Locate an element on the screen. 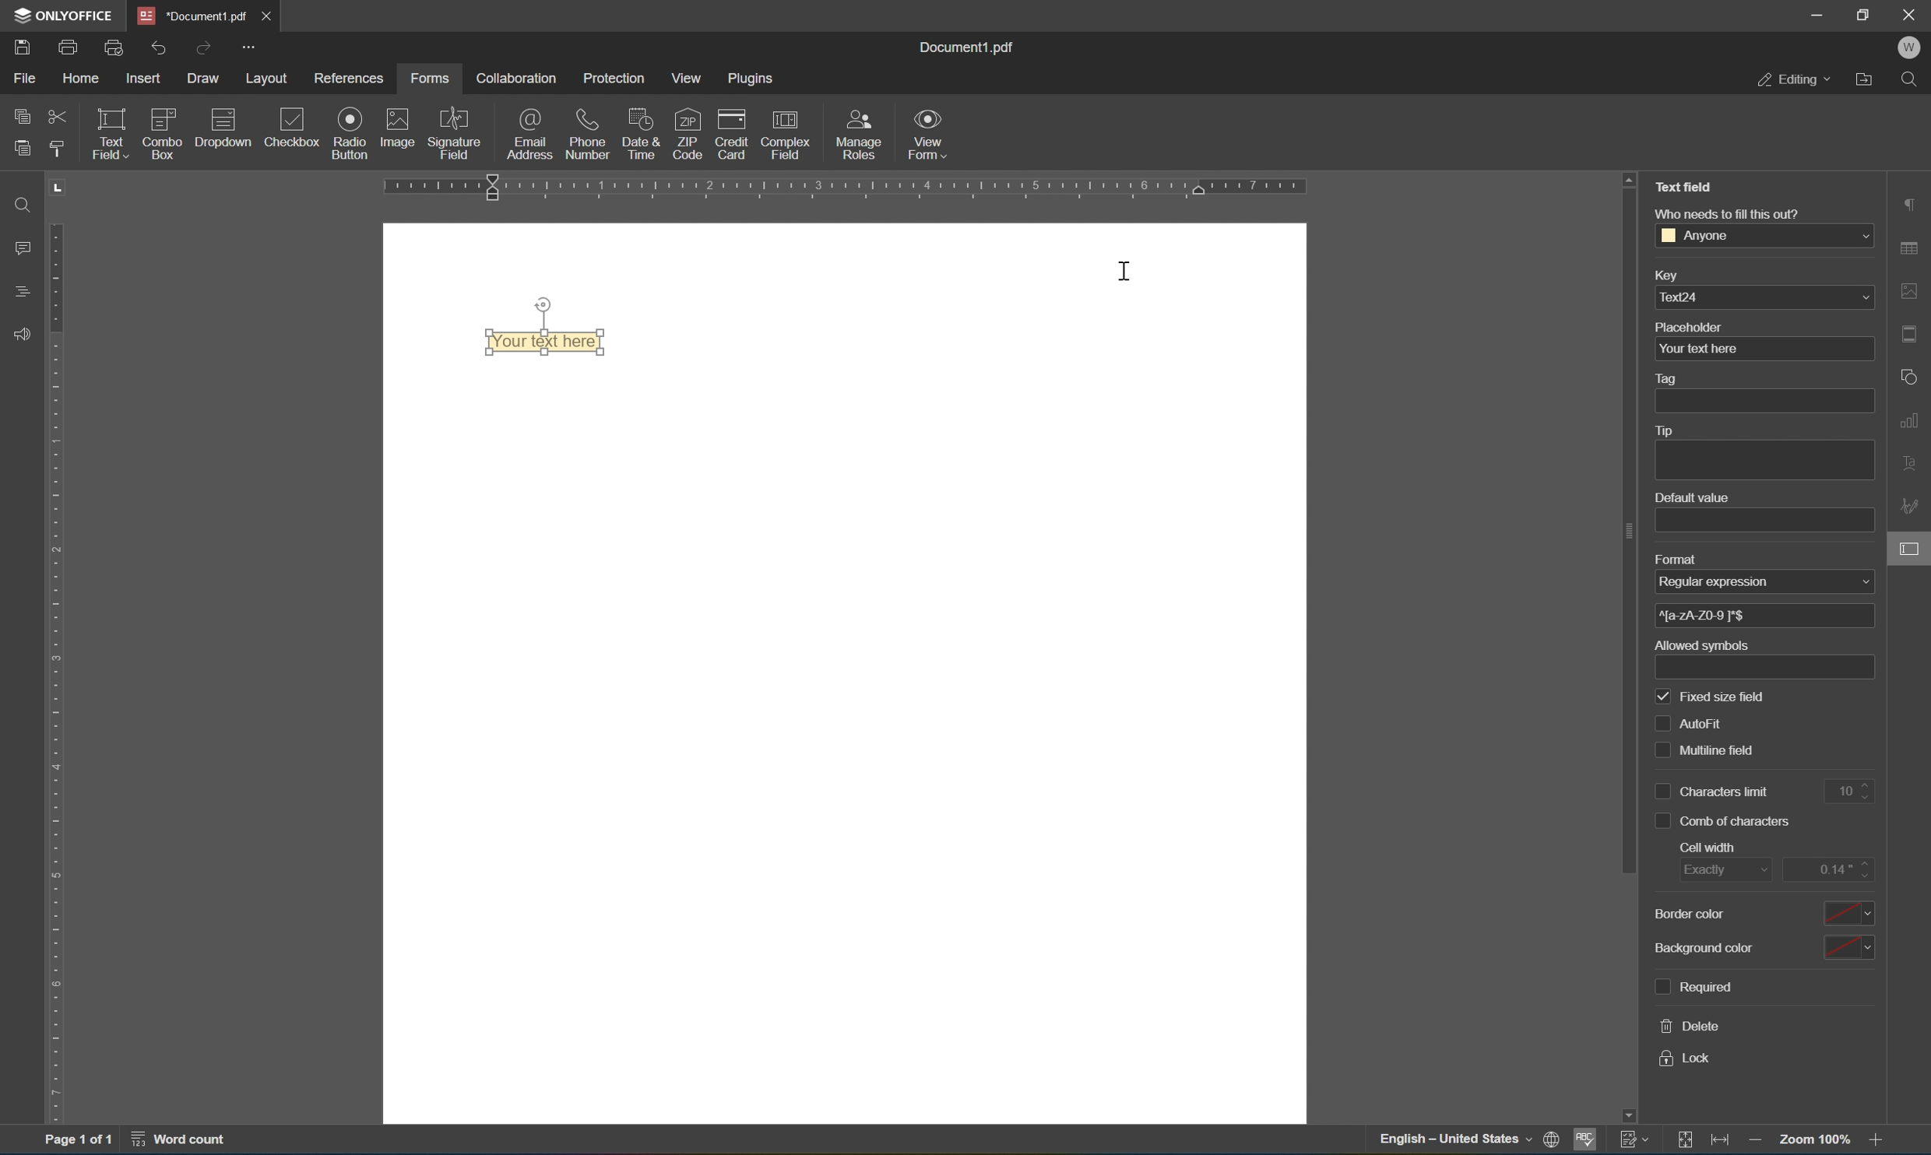 Image resolution: width=1931 pixels, height=1155 pixels. track changes is located at coordinates (1636, 1139).